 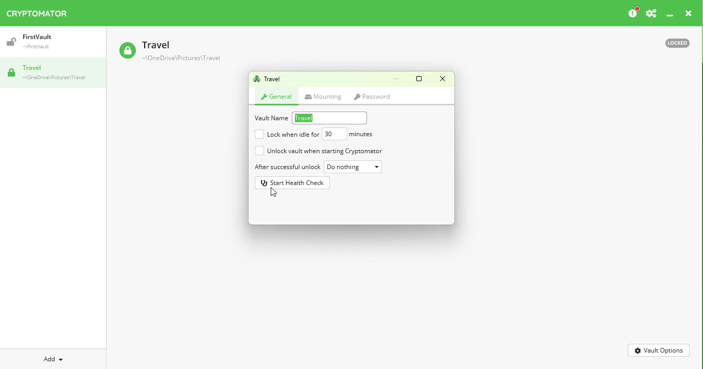 I want to click on Minimize, so click(x=670, y=17).